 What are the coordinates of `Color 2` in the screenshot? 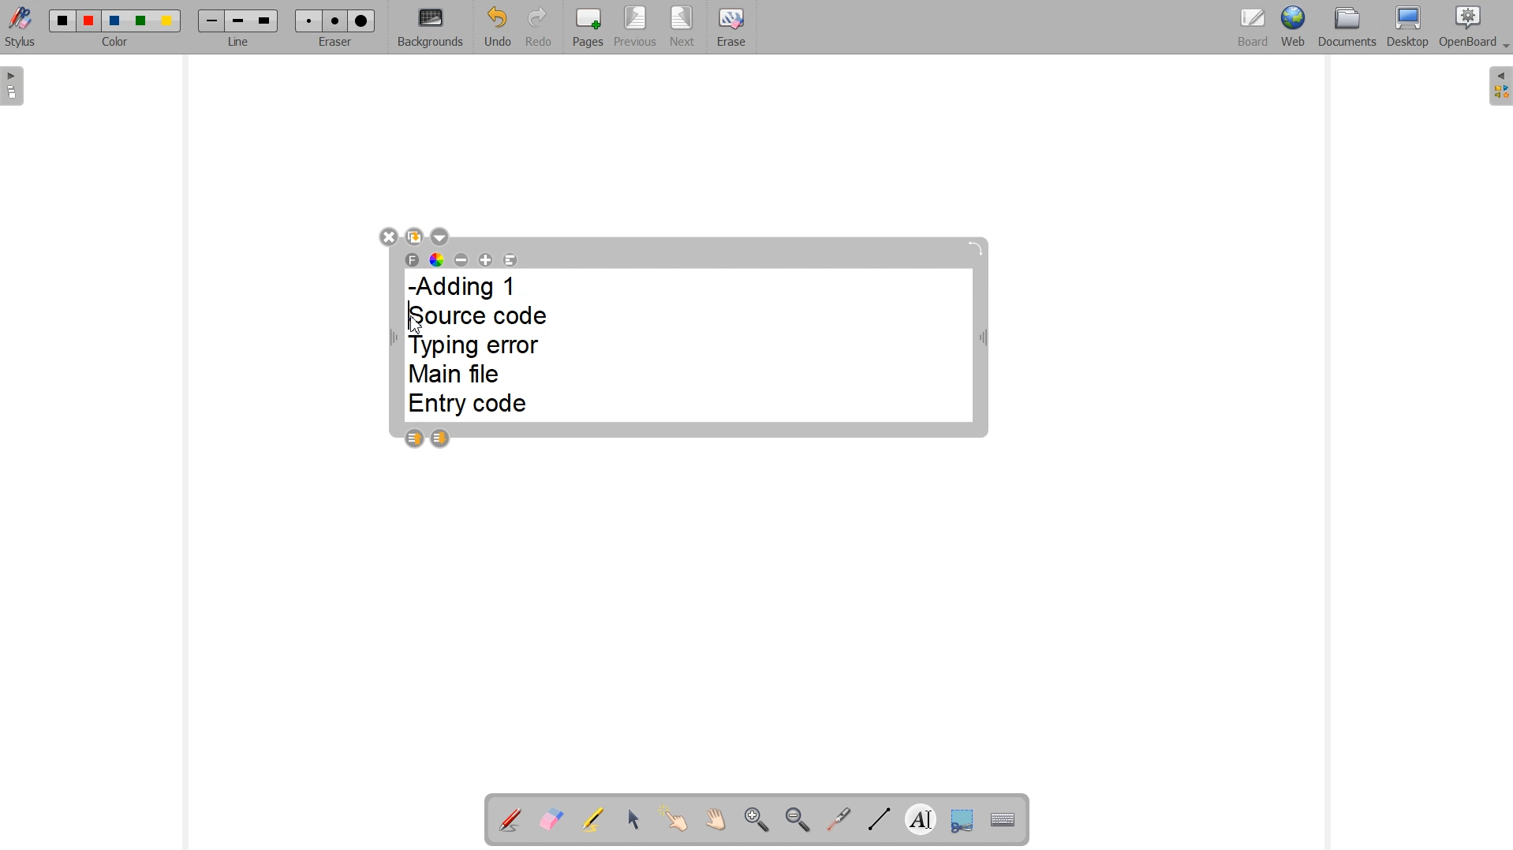 It's located at (90, 21).